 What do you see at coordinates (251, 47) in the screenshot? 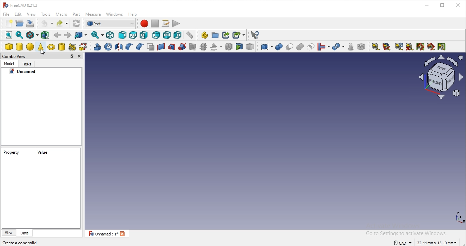
I see `color per face` at bounding box center [251, 47].